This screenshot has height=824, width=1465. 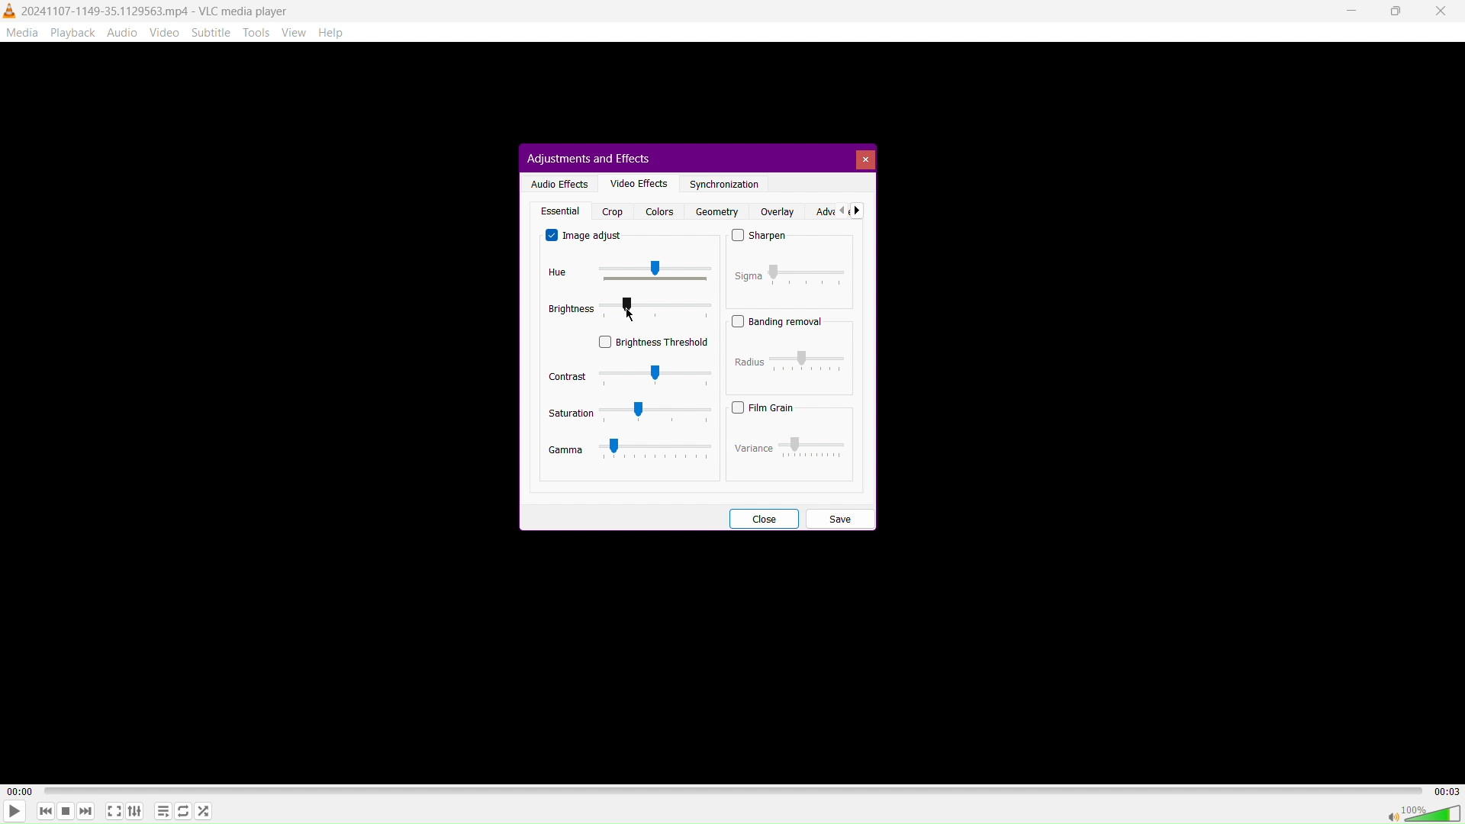 What do you see at coordinates (559, 211) in the screenshot?
I see `Essential` at bounding box center [559, 211].